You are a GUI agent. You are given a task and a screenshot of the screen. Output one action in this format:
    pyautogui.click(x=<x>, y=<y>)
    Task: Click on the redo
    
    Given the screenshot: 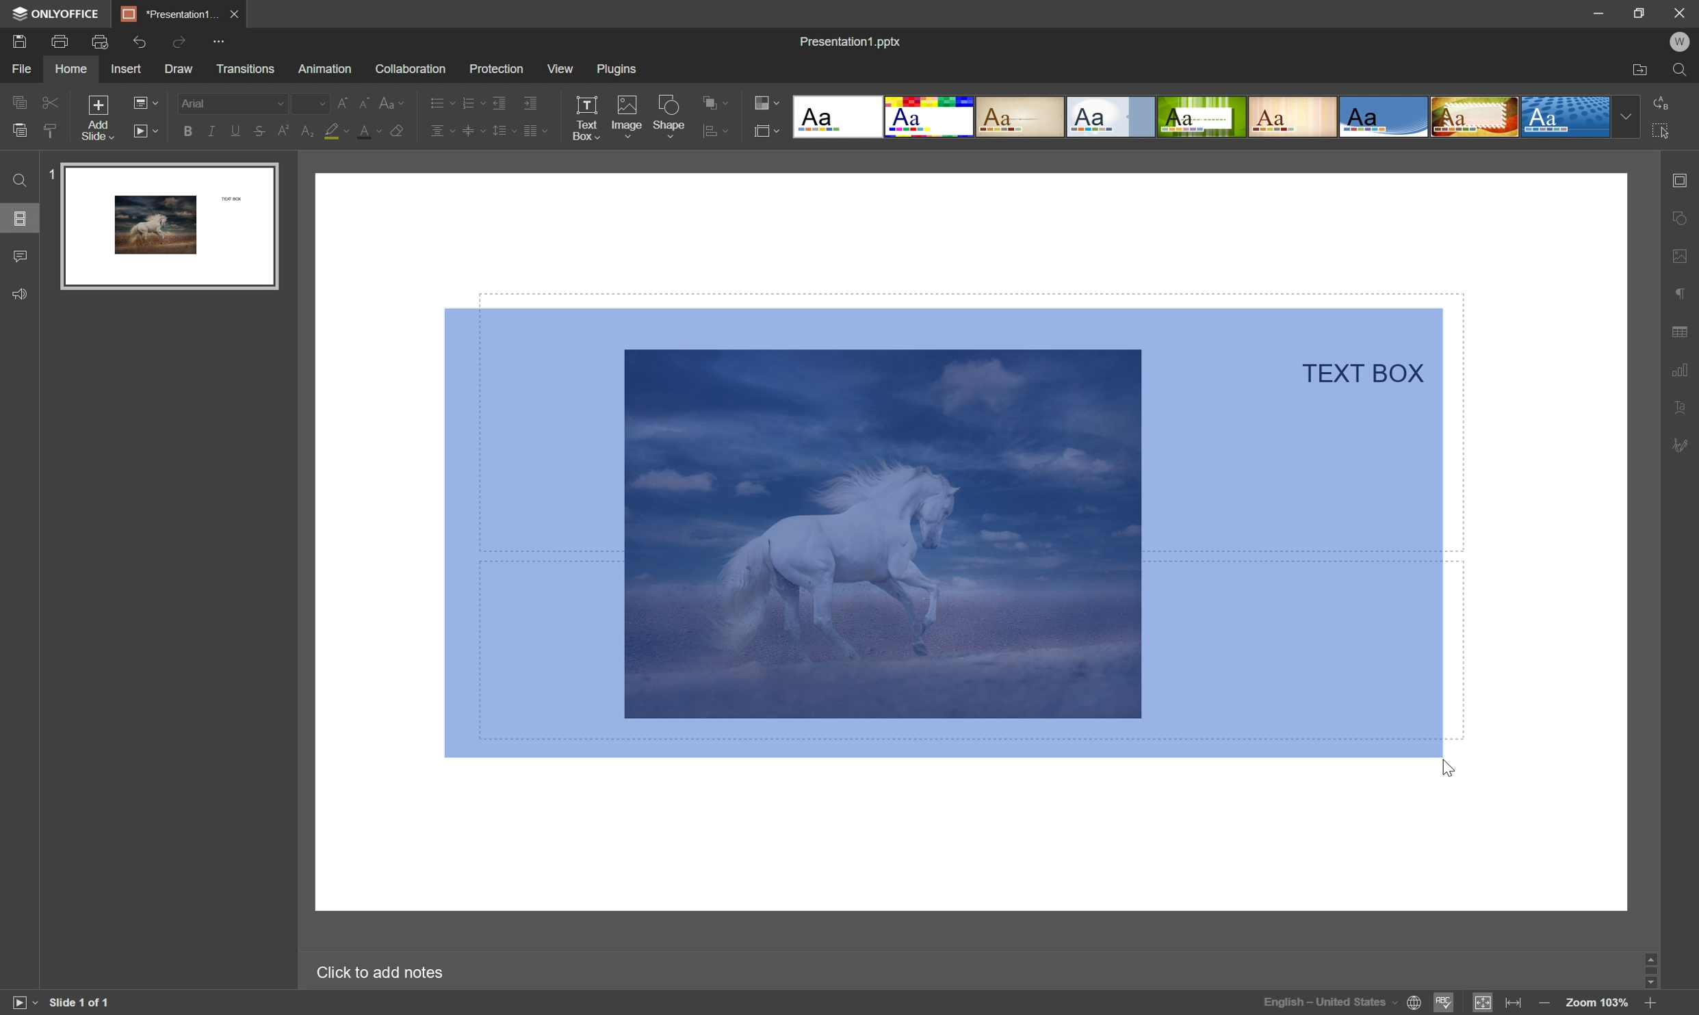 What is the action you would take?
    pyautogui.click(x=183, y=44)
    